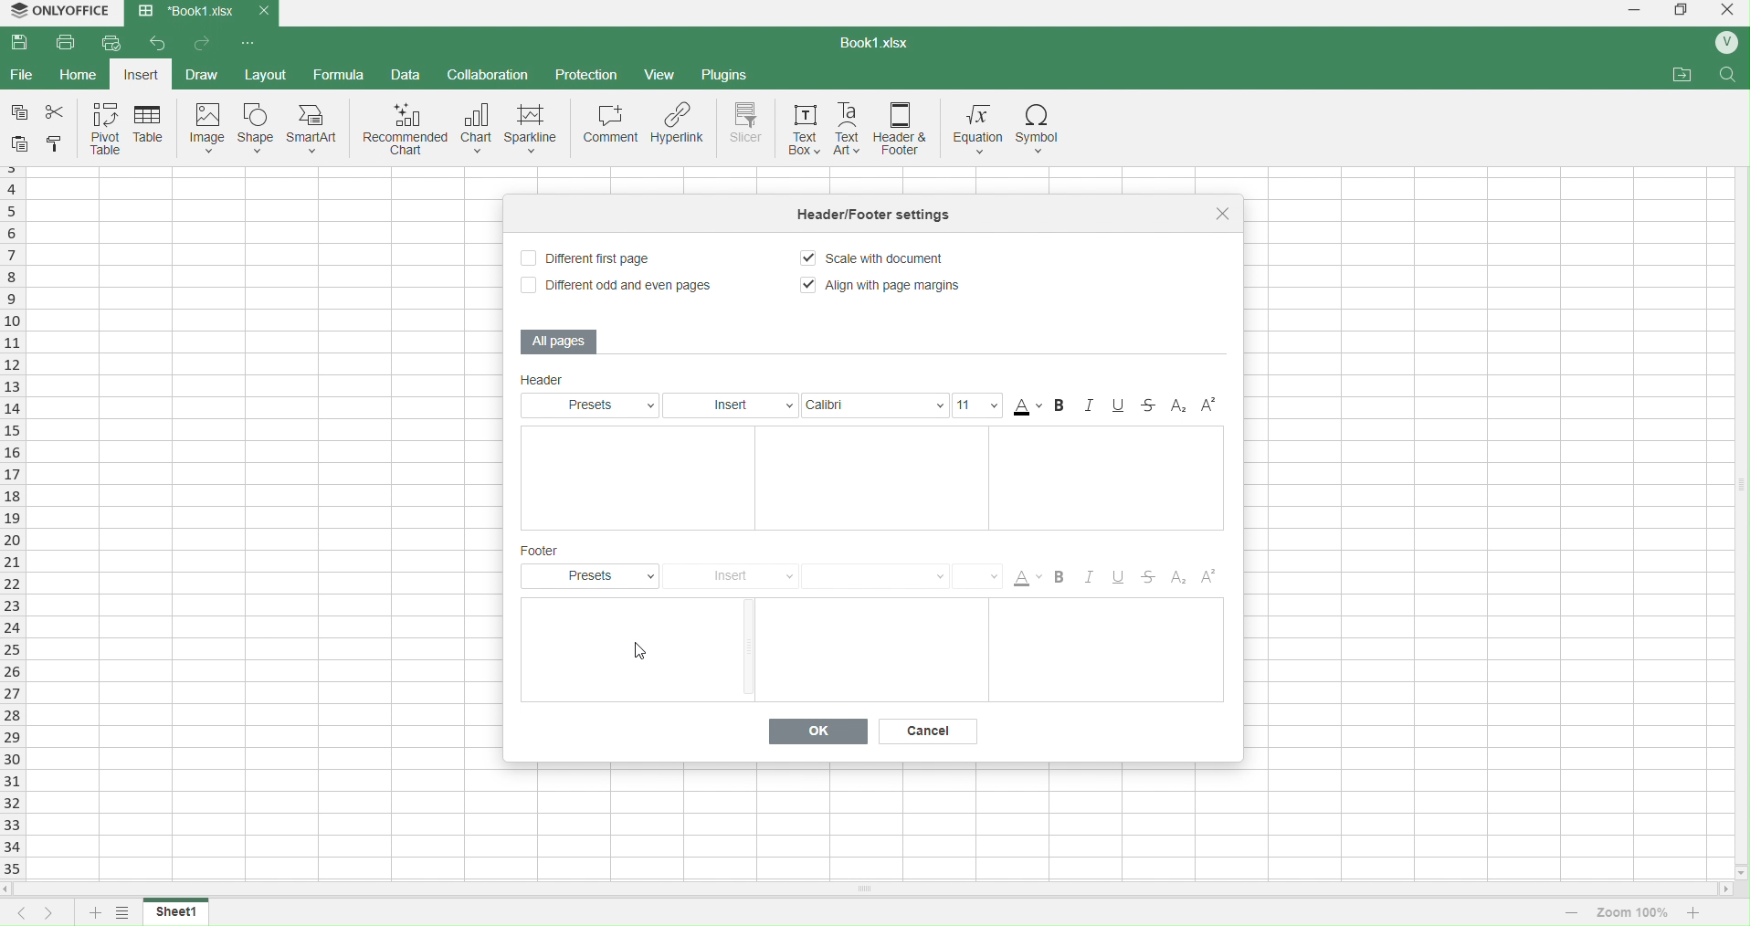  Describe the element at coordinates (980, 576) in the screenshot. I see `Size` at that location.